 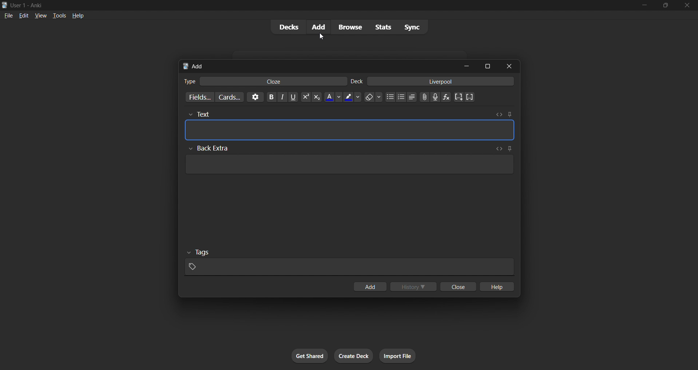 I want to click on bold, so click(x=271, y=98).